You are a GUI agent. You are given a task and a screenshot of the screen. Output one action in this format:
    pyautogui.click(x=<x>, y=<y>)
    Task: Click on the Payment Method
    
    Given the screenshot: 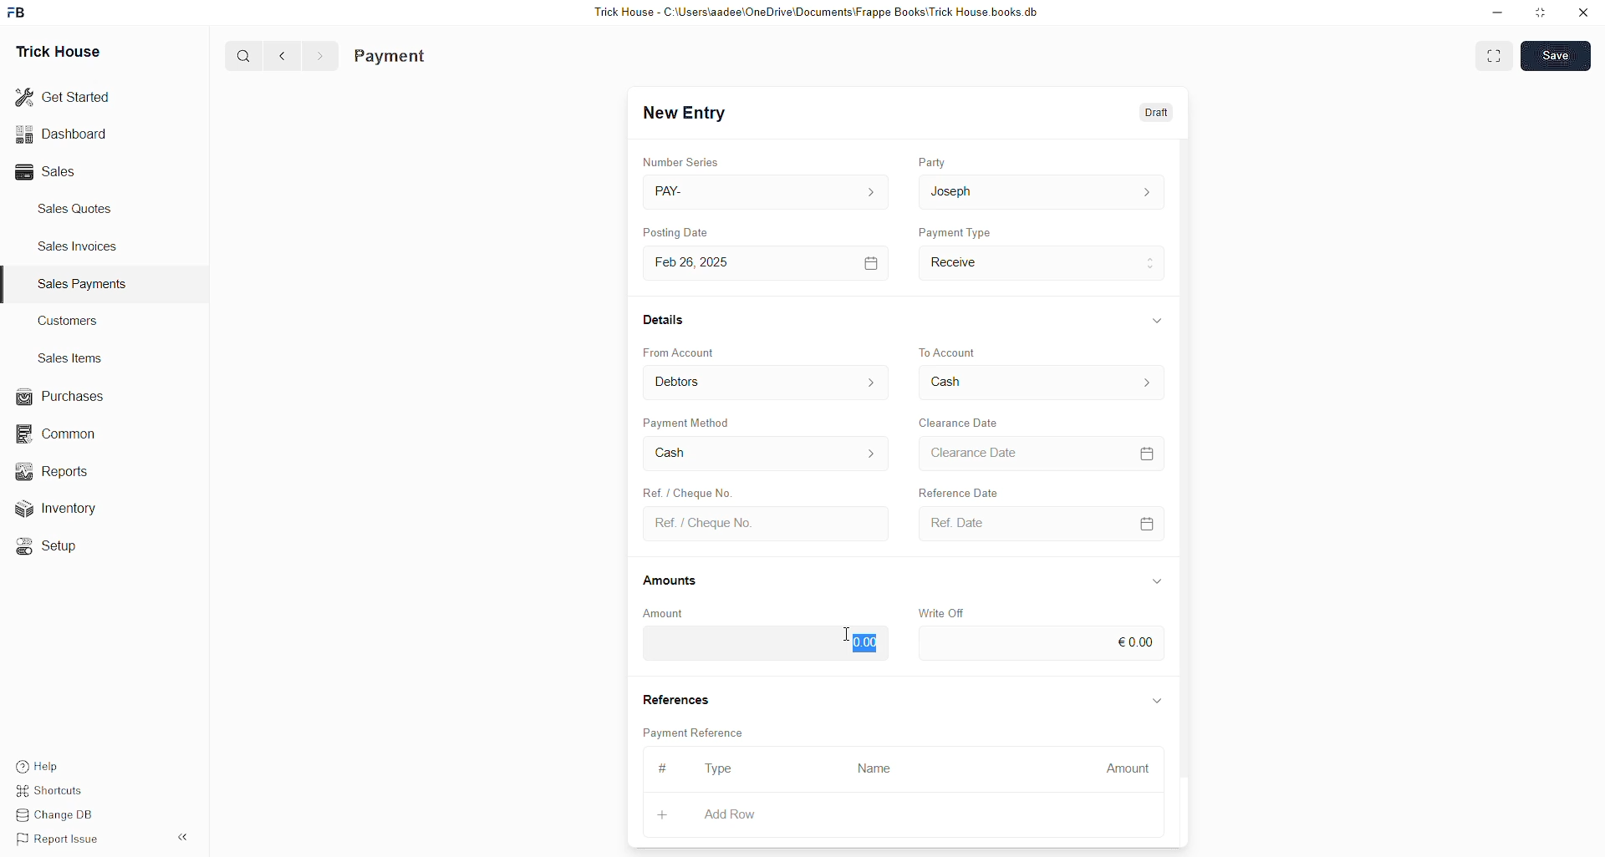 What is the action you would take?
    pyautogui.click(x=689, y=422)
    